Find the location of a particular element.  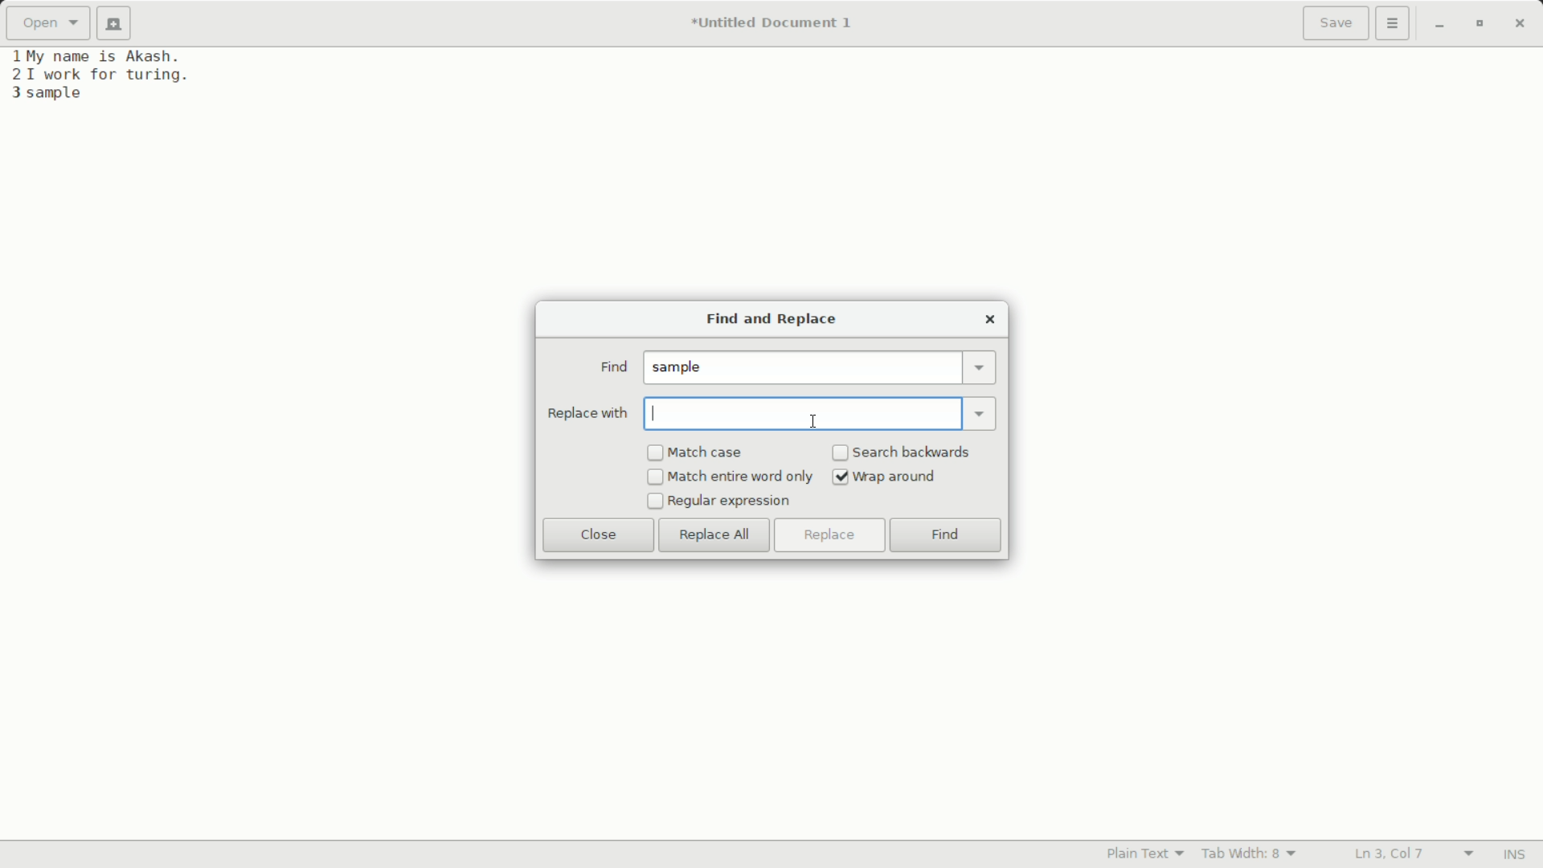

more options is located at coordinates (1394, 23).